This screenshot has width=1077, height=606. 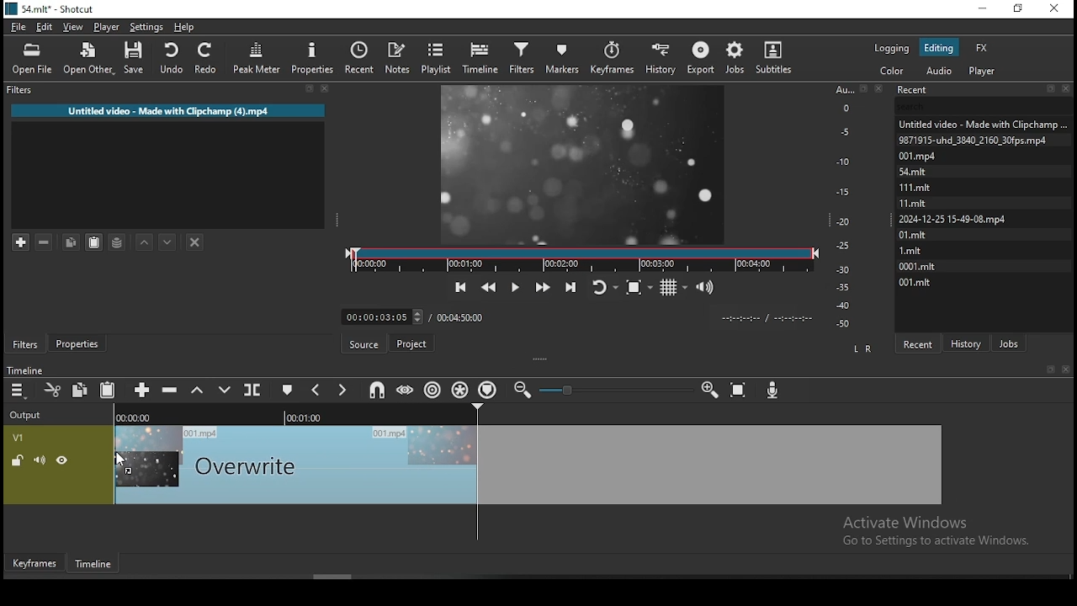 I want to click on peak meter, so click(x=257, y=61).